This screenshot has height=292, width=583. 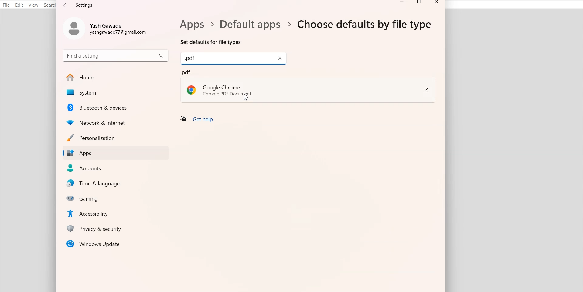 What do you see at coordinates (308, 87) in the screenshot?
I see `.pdf` at bounding box center [308, 87].